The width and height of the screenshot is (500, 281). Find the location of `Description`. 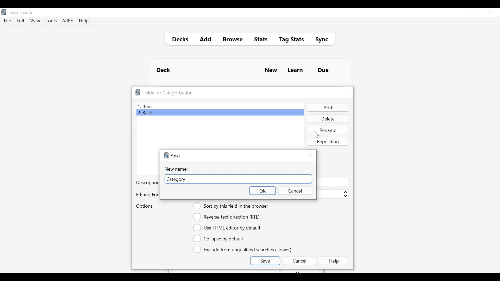

Description is located at coordinates (147, 183).